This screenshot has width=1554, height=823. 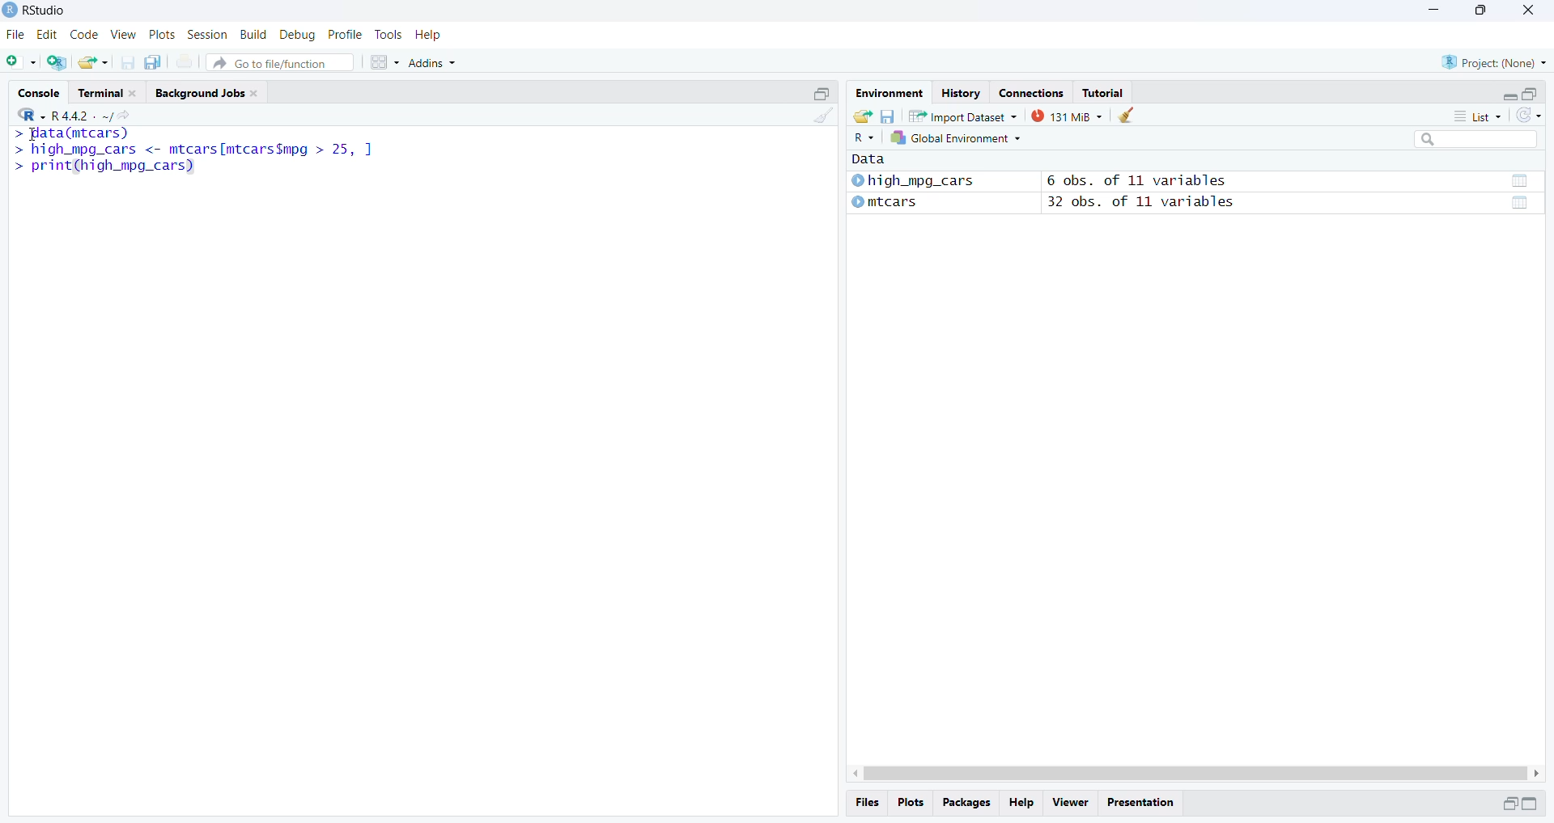 I want to click on search, so click(x=1476, y=139).